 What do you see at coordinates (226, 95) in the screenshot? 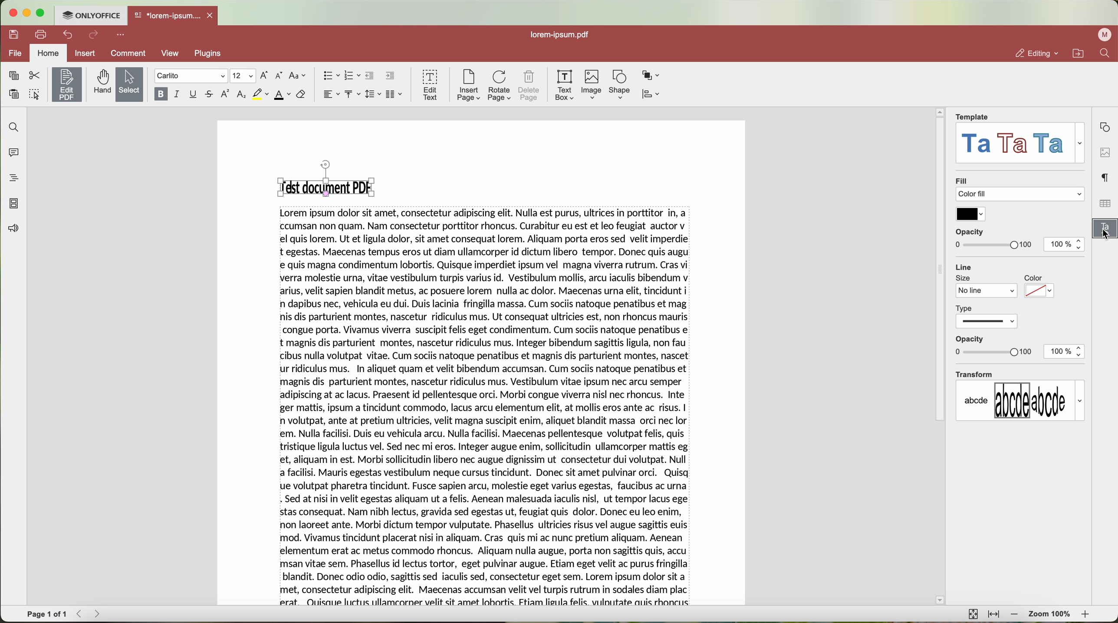
I see `superscript` at bounding box center [226, 95].